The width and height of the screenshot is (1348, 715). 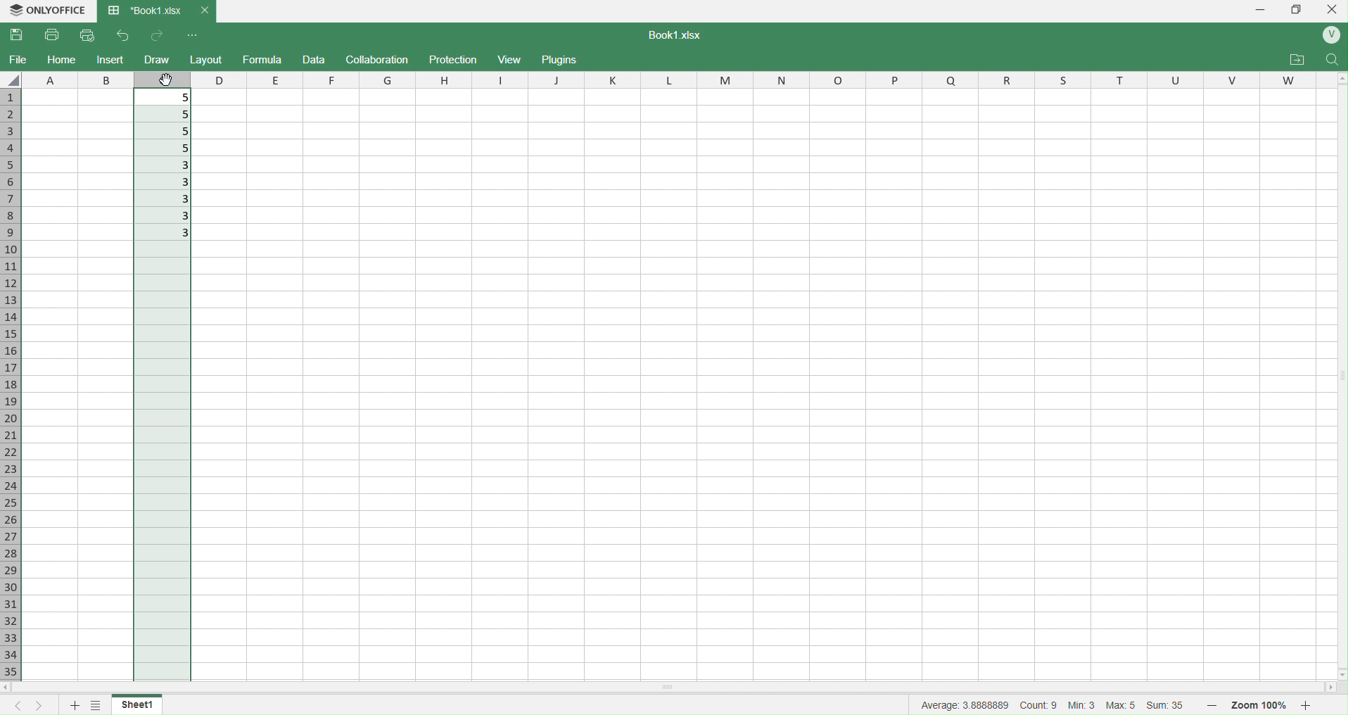 What do you see at coordinates (163, 181) in the screenshot?
I see `3` at bounding box center [163, 181].